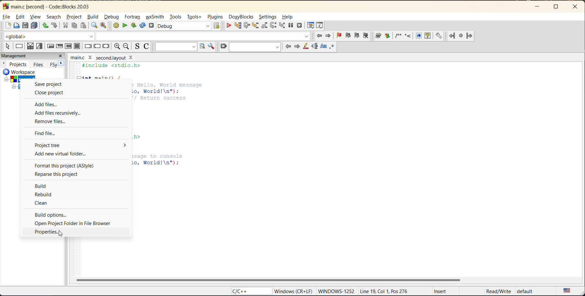 The height and width of the screenshot is (296, 585). I want to click on build options, so click(56, 215).